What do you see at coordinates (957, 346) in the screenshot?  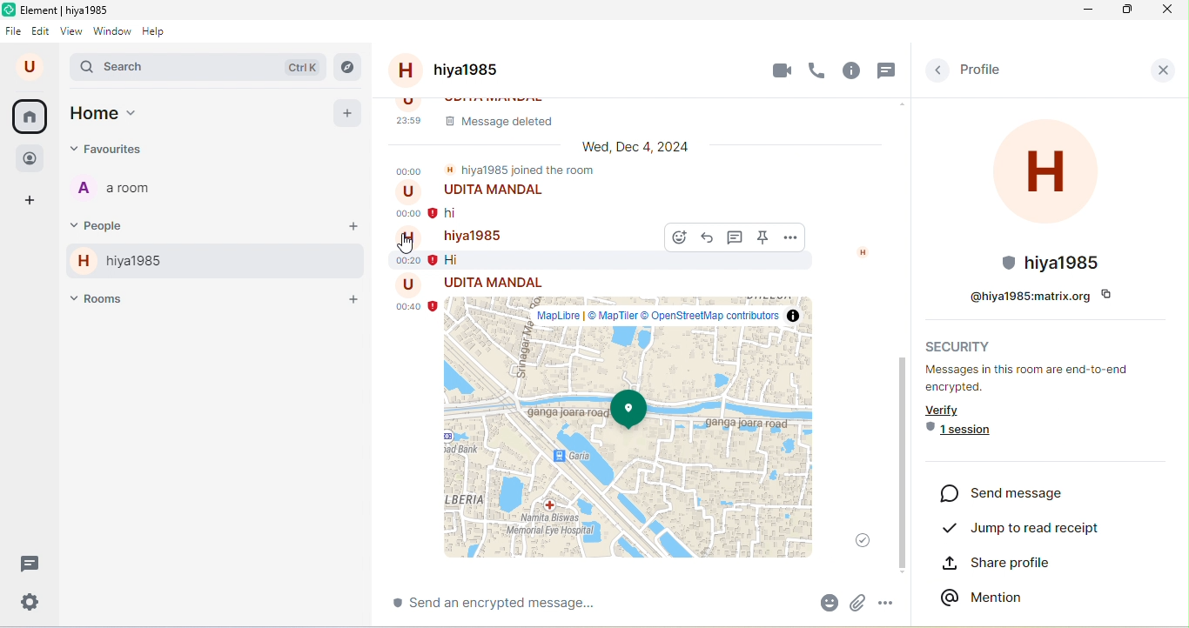 I see `SECURITY` at bounding box center [957, 346].